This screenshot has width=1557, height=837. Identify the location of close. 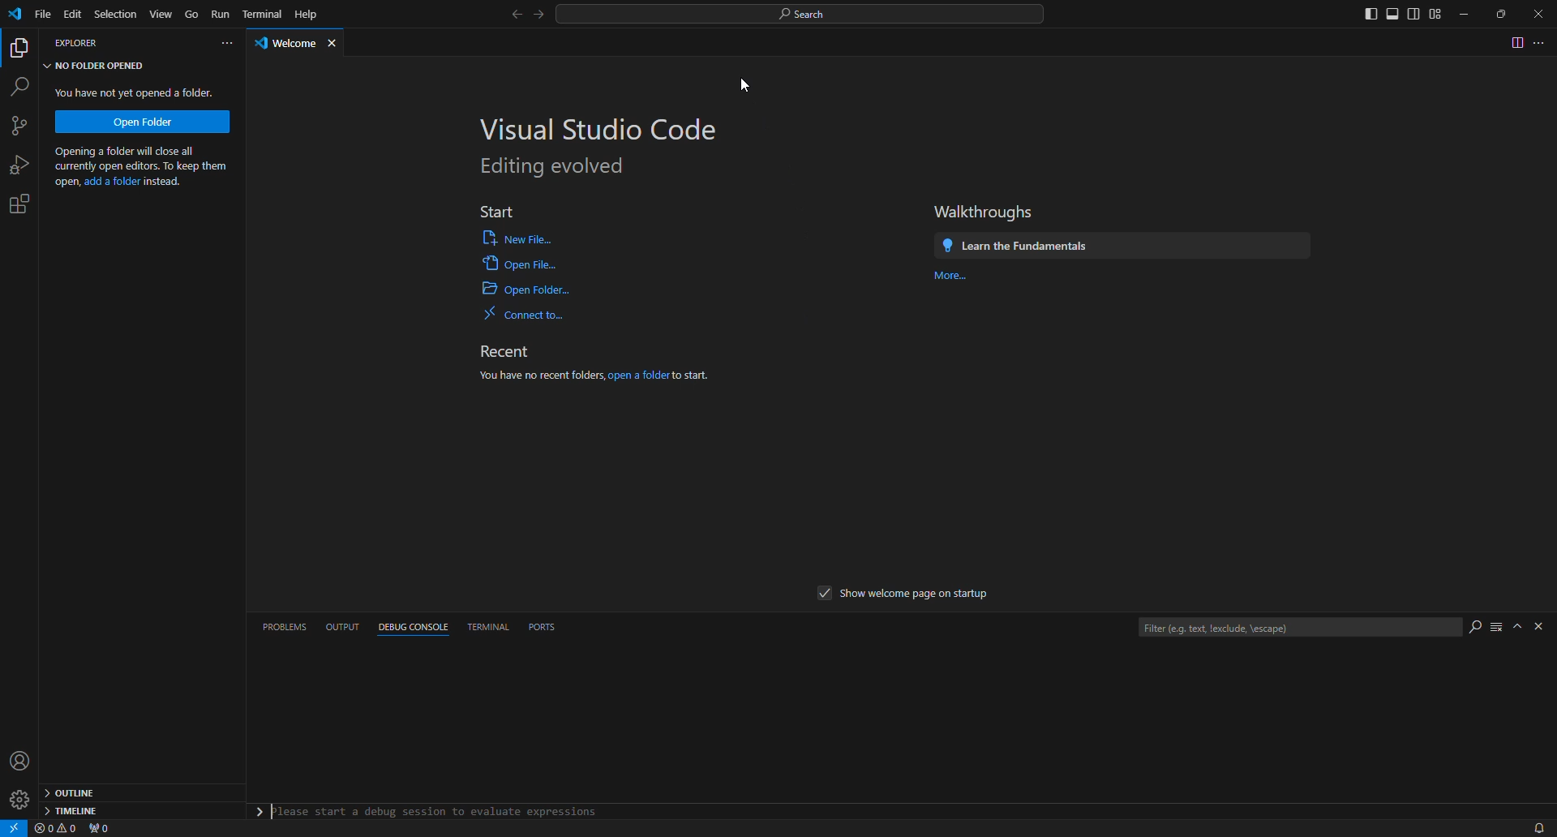
(337, 45).